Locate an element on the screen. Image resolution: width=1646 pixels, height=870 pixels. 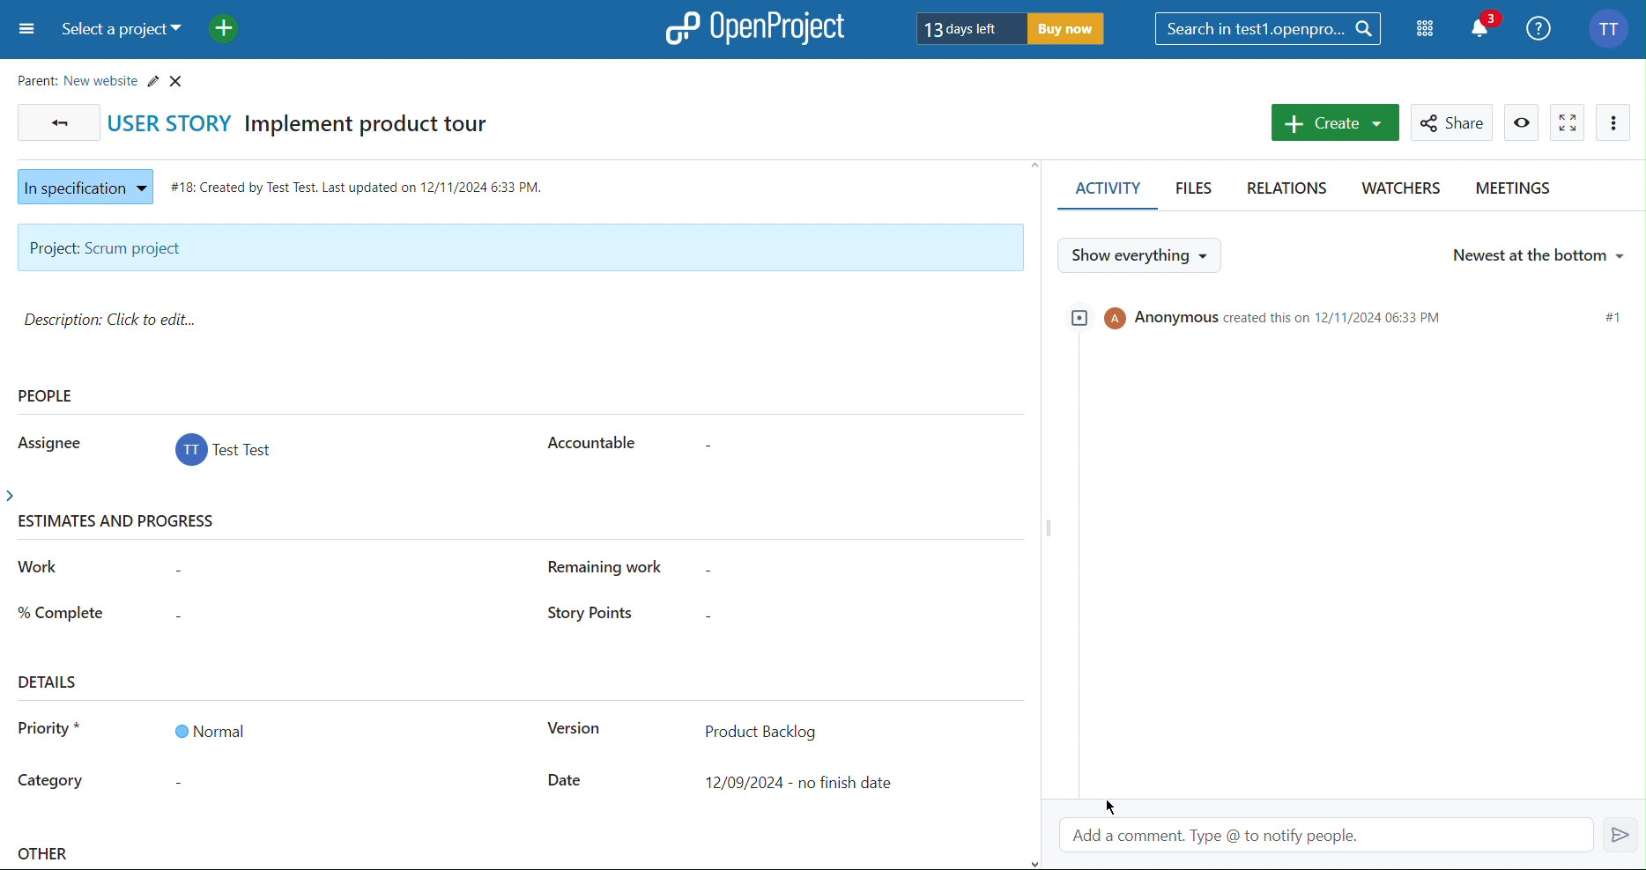
#1 is located at coordinates (1613, 317).